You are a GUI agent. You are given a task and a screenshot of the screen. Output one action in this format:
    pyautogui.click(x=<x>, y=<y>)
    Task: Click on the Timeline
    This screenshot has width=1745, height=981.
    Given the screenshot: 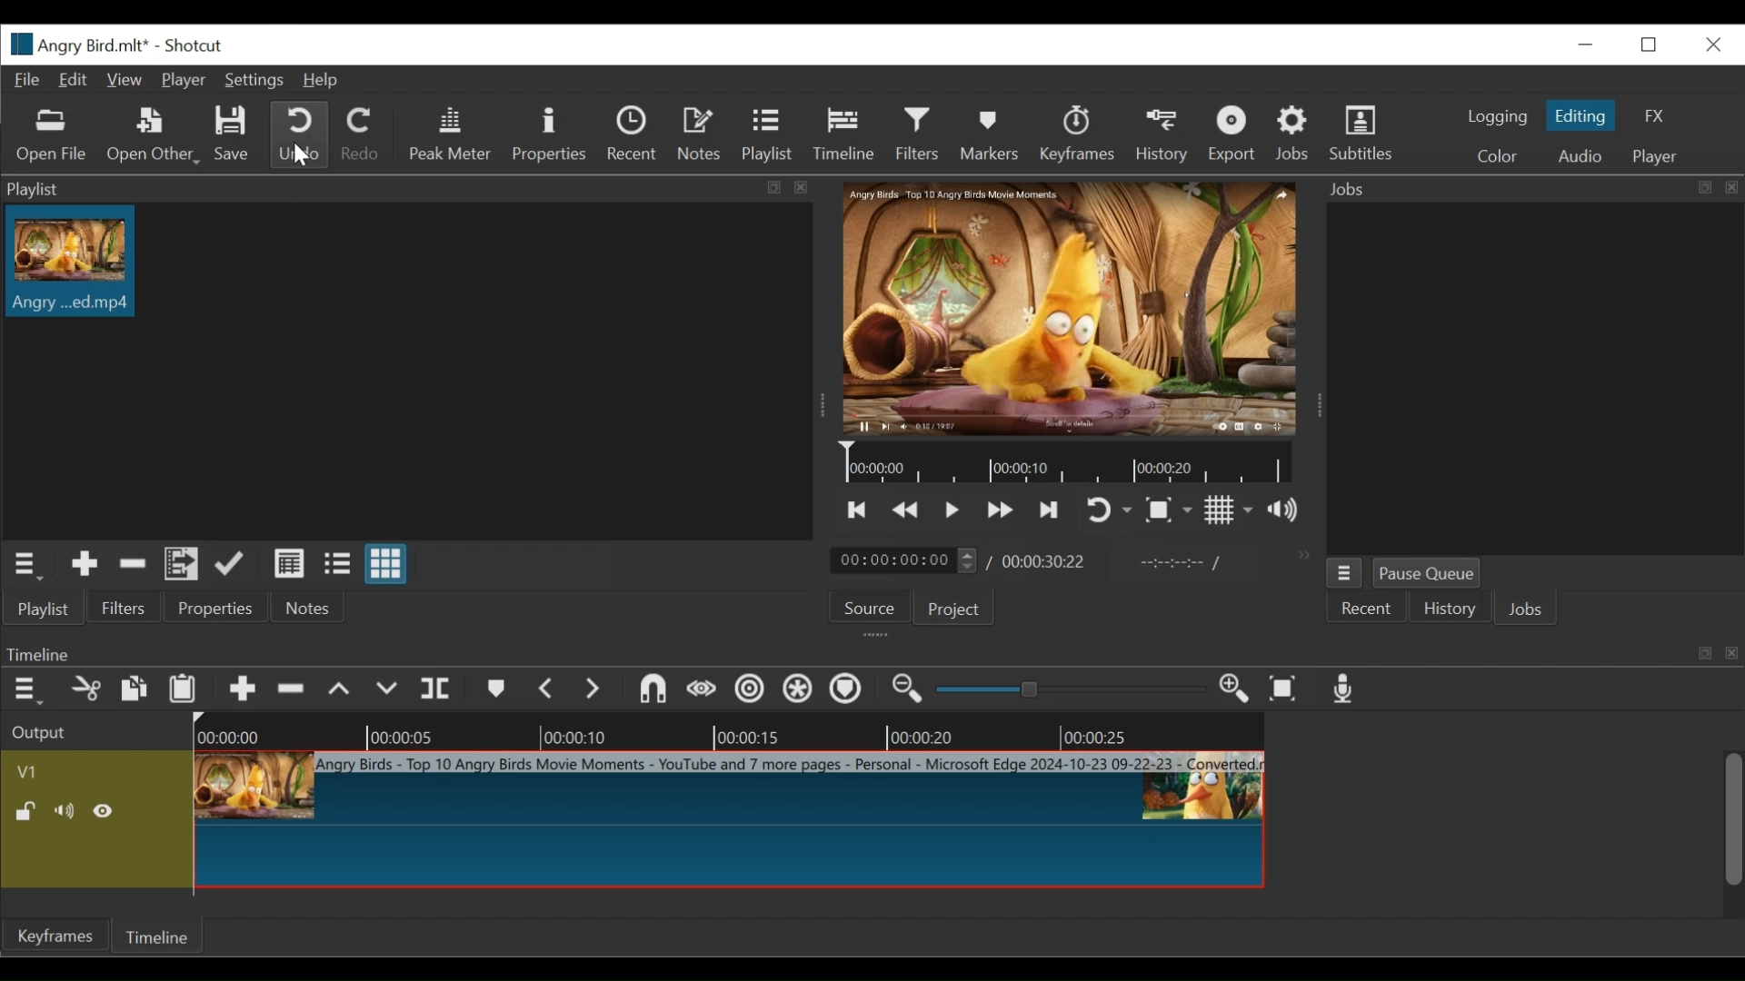 What is the action you would take?
    pyautogui.click(x=844, y=135)
    